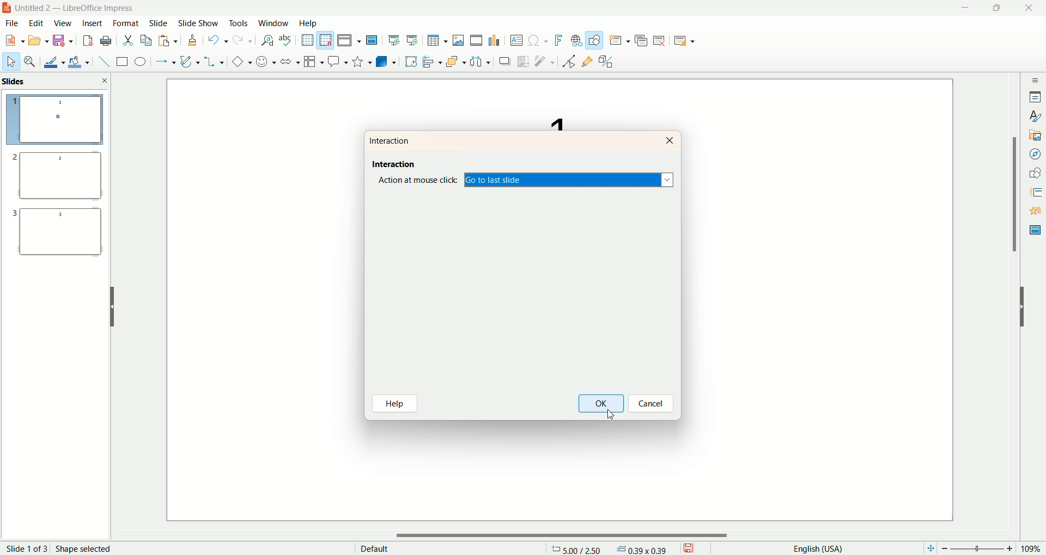 The image size is (1046, 555). Describe the element at coordinates (63, 41) in the screenshot. I see `save` at that location.